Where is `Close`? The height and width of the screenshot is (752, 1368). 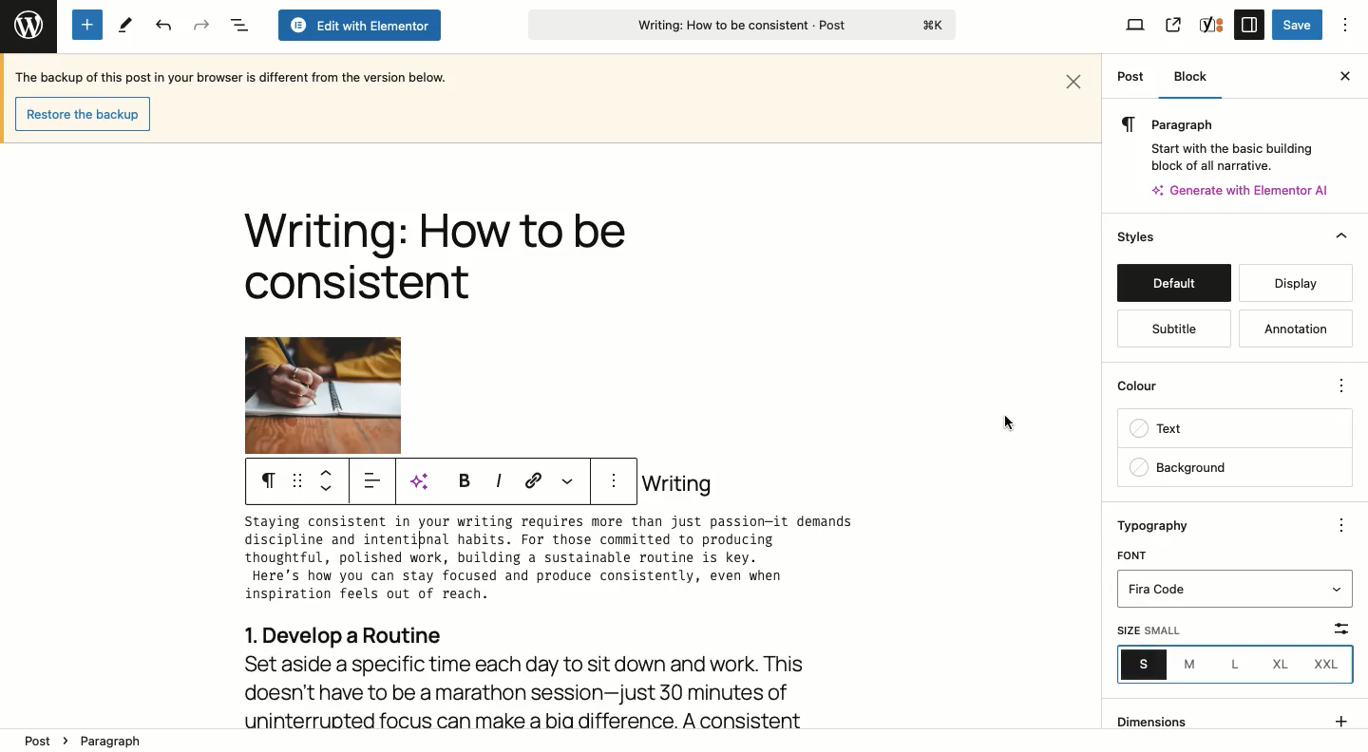 Close is located at coordinates (1341, 76).